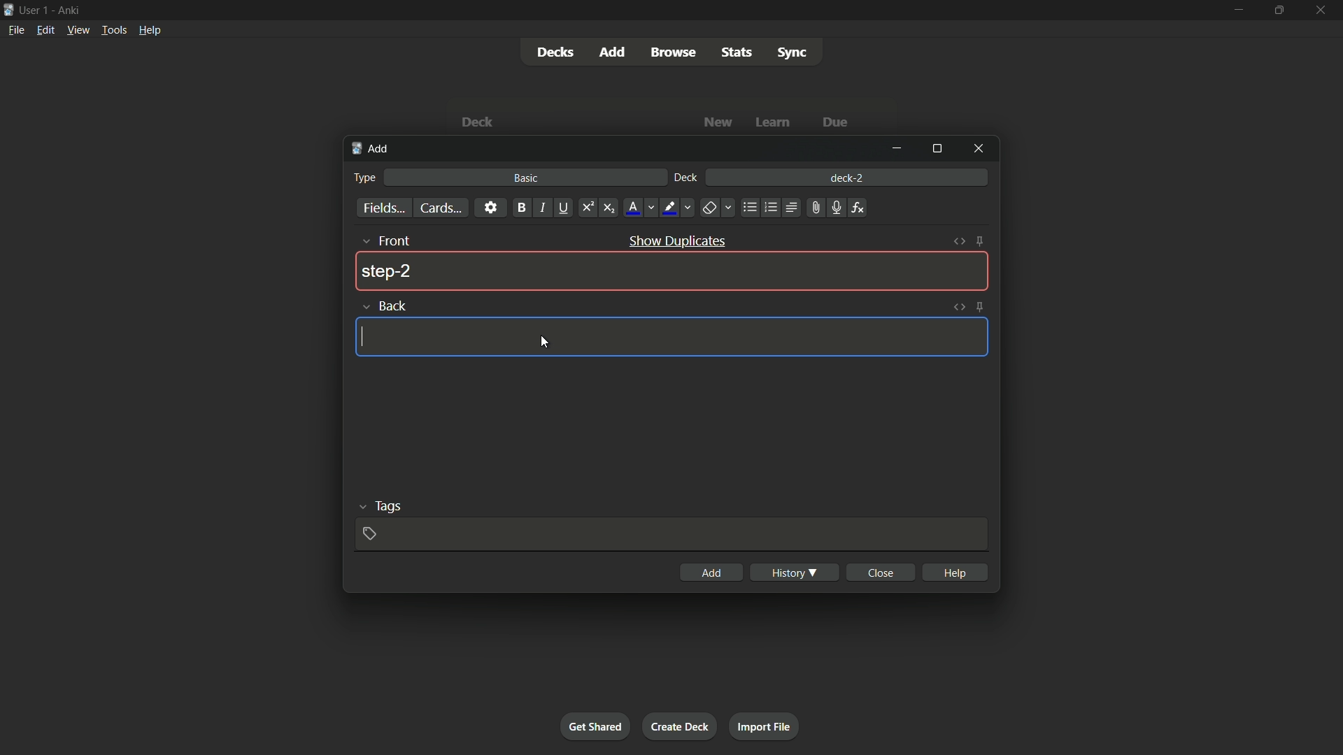 The width and height of the screenshot is (1343, 755). I want to click on bold, so click(520, 208).